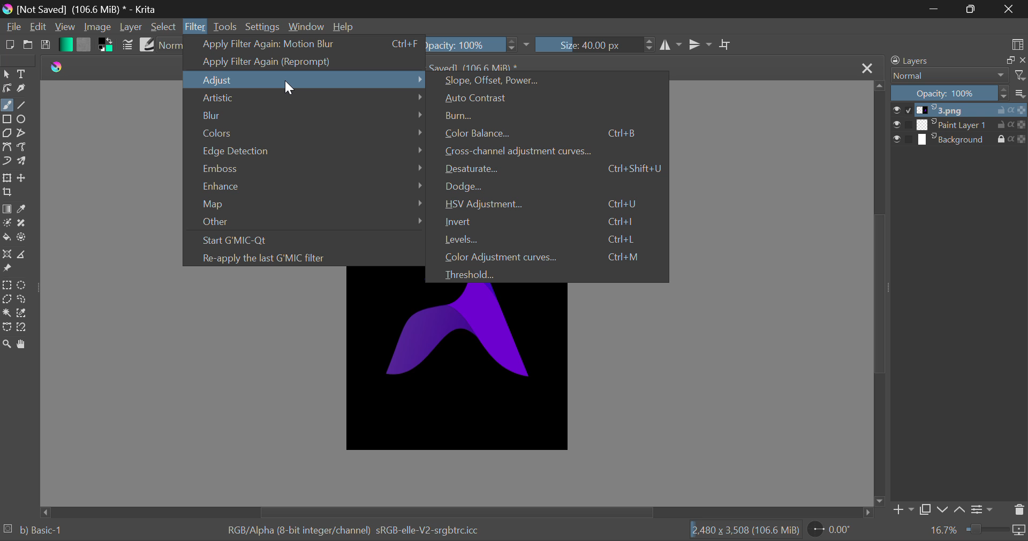  I want to click on Enclose and Fill, so click(22, 238).